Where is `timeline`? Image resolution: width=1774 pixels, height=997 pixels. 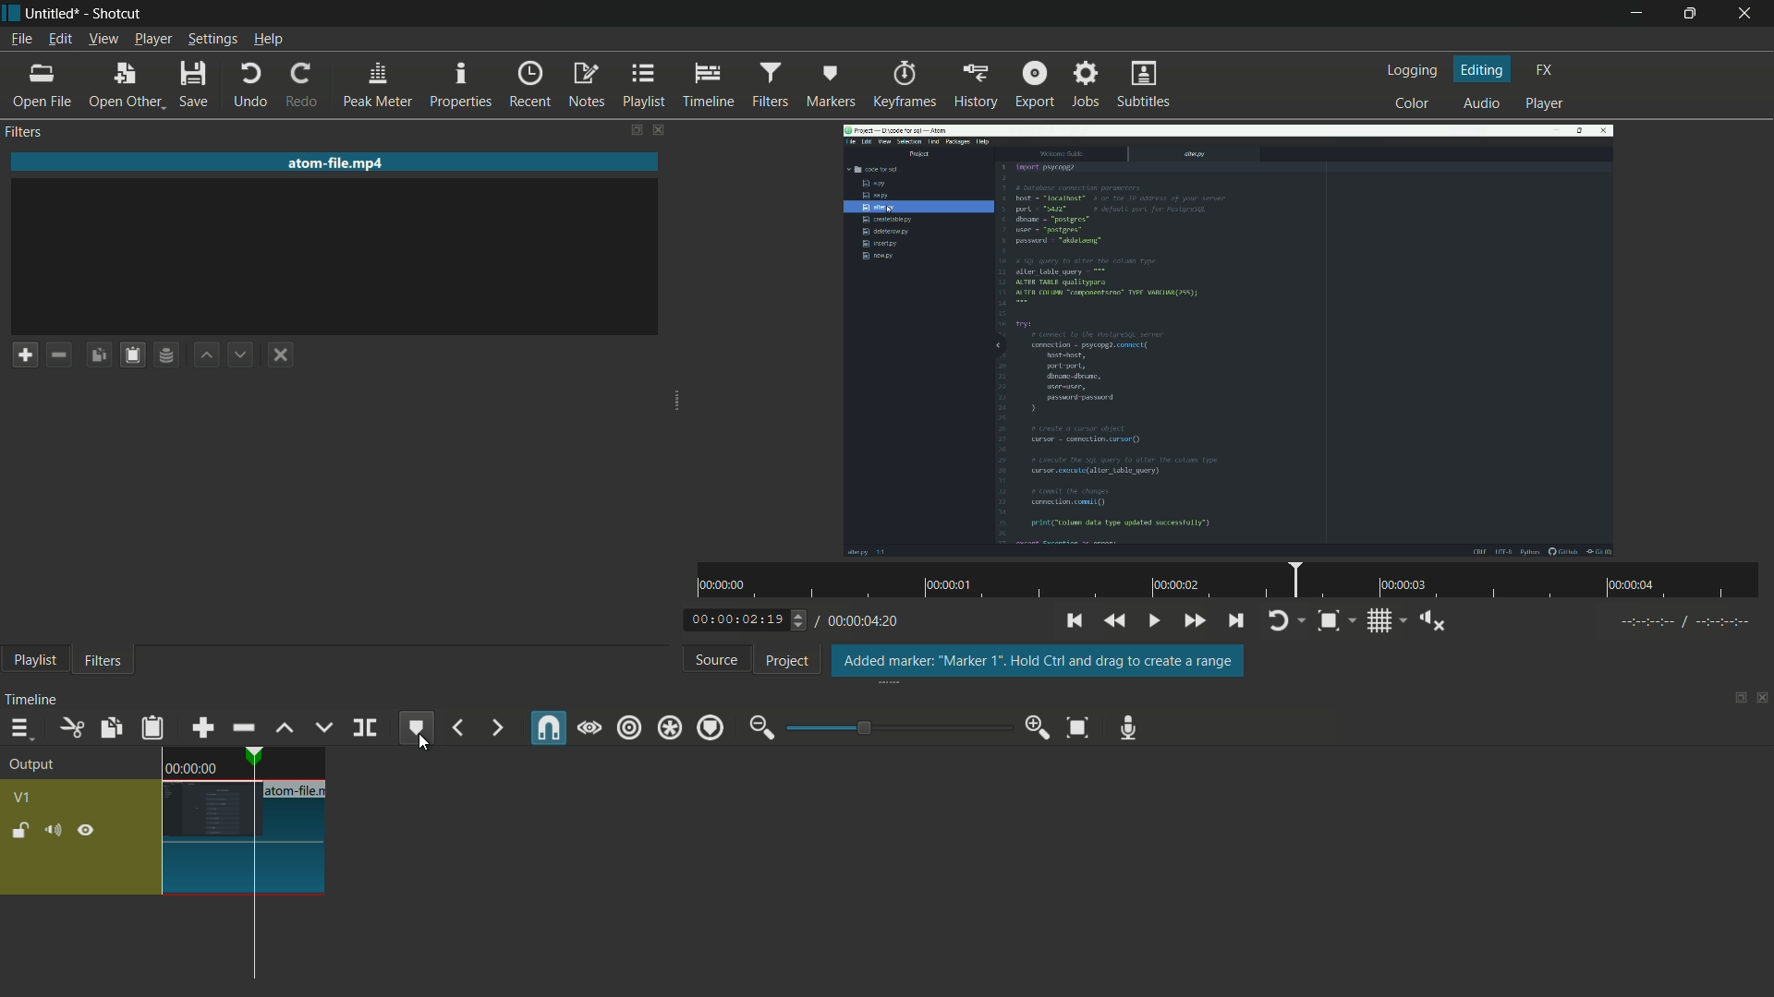 timeline is located at coordinates (28, 698).